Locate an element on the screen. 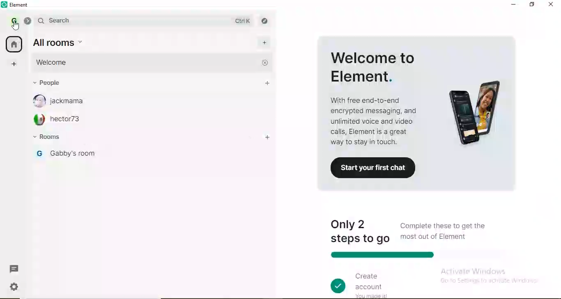  add space is located at coordinates (15, 64).